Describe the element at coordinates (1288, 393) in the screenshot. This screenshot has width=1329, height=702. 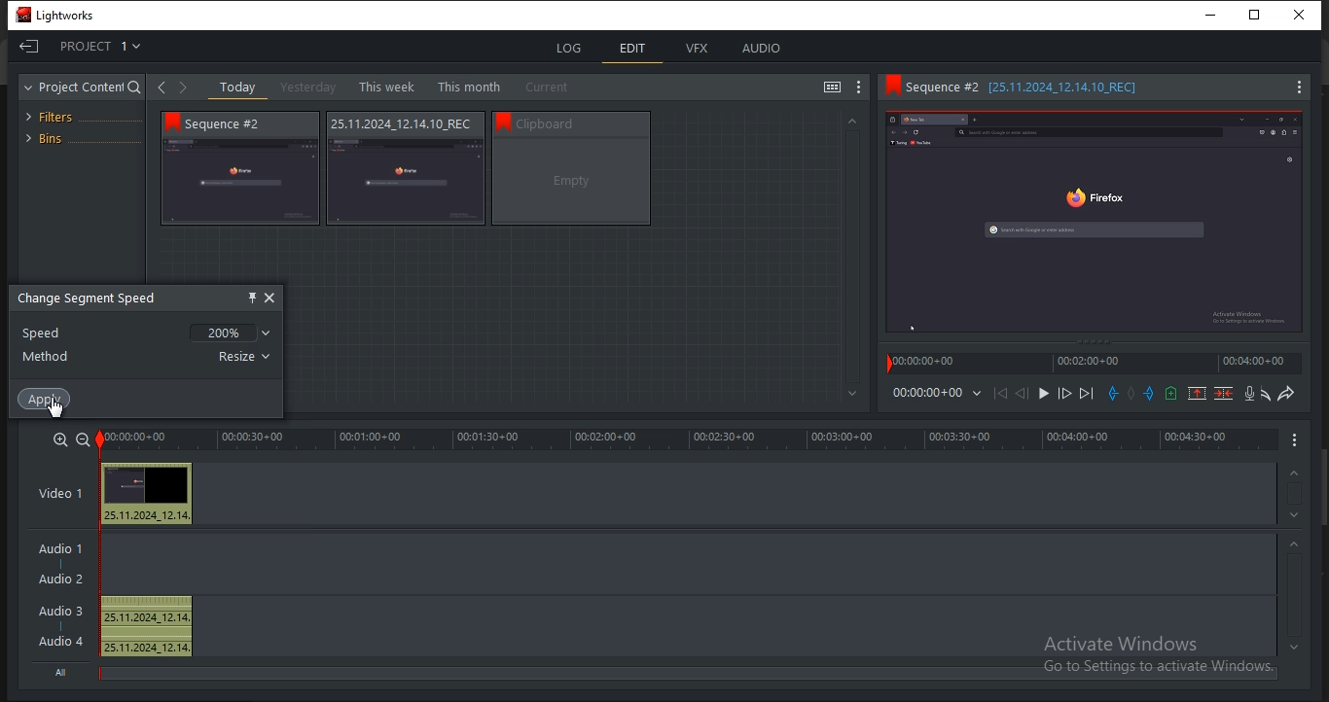
I see `redo` at that location.